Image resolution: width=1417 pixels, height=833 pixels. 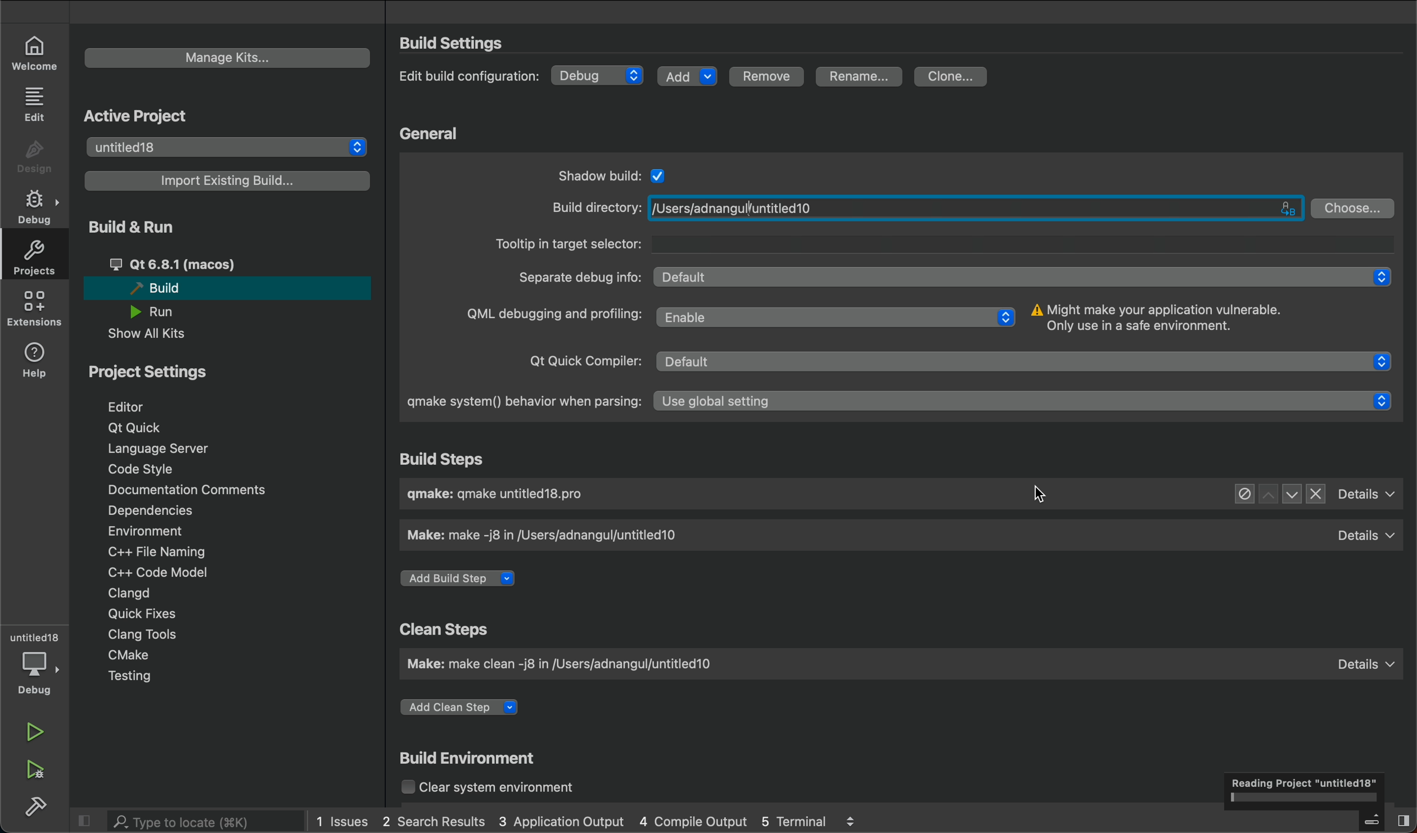 I want to click on editor, so click(x=139, y=405).